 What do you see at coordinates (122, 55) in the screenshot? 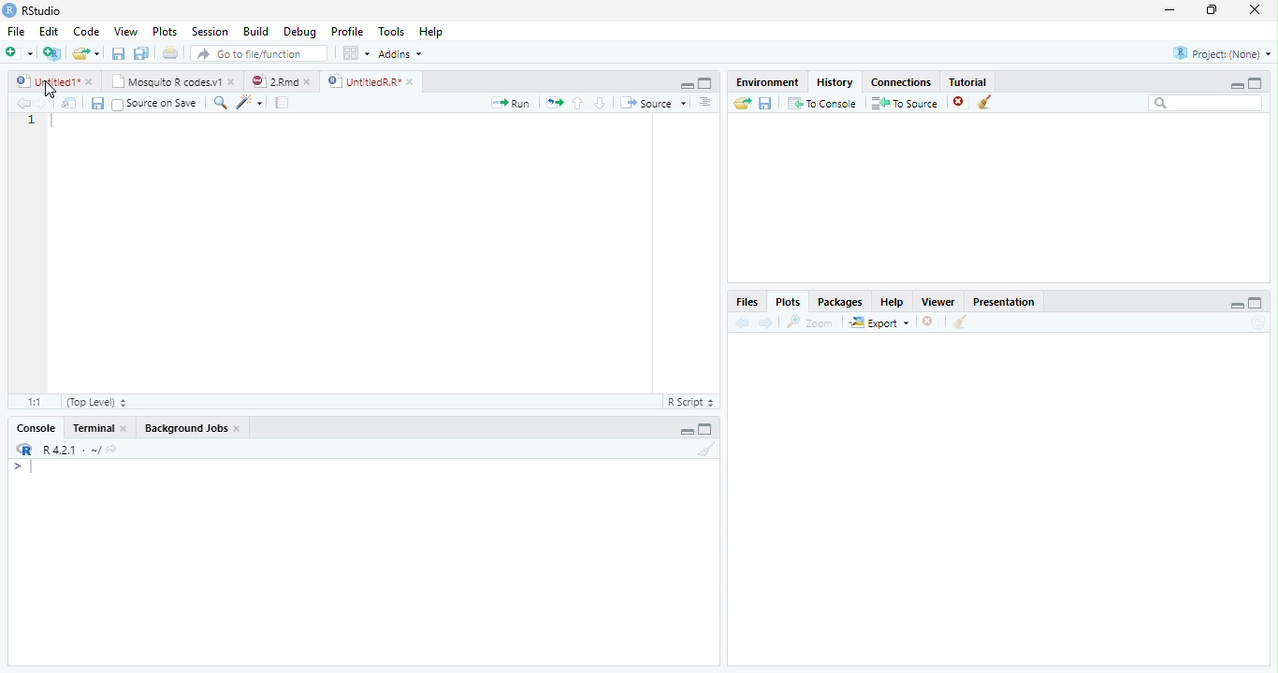
I see `Save ` at bounding box center [122, 55].